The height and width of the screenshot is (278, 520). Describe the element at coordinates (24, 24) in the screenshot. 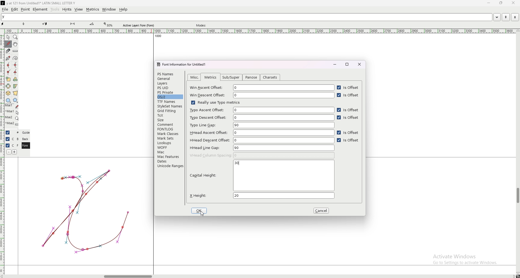

I see `point tool` at that location.